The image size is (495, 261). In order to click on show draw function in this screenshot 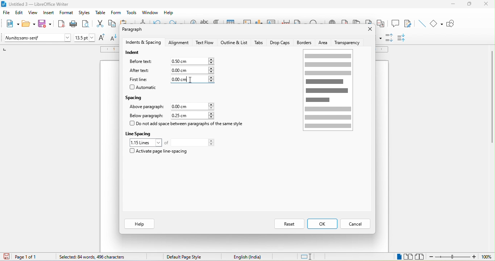, I will do `click(453, 23)`.